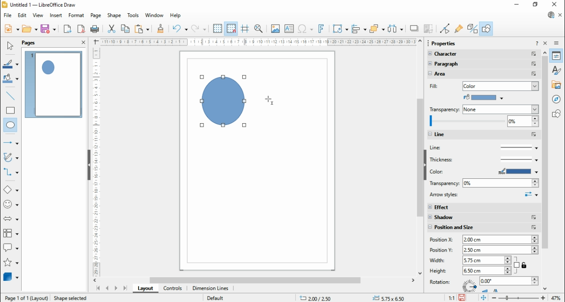 The height and width of the screenshot is (302, 565). What do you see at coordinates (550, 15) in the screenshot?
I see `libre office update` at bounding box center [550, 15].